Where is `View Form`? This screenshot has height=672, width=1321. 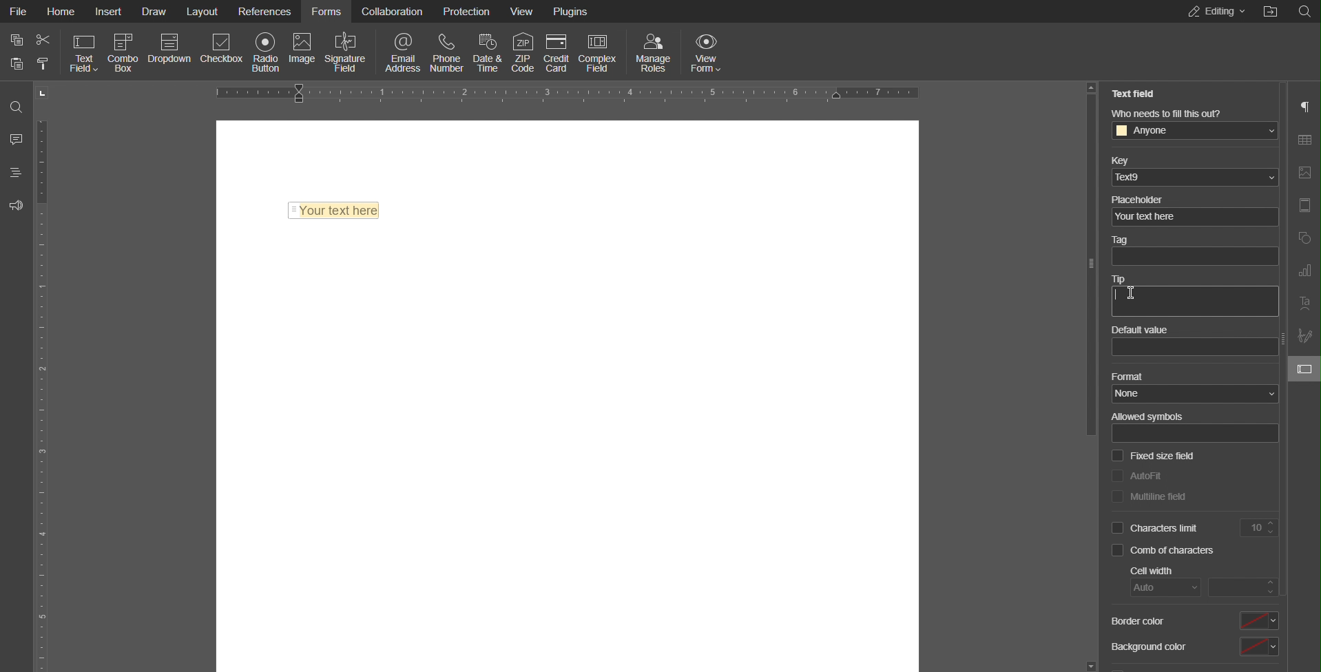 View Form is located at coordinates (707, 51).